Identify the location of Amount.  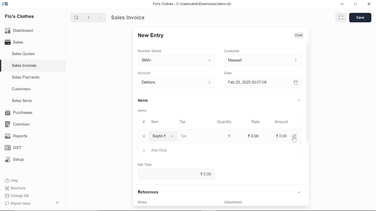
(281, 122).